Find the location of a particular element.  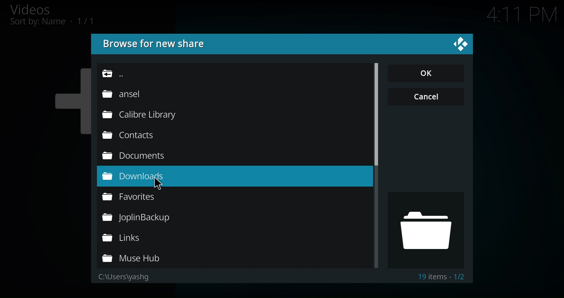

Videos, Sort by: Name • 1/1 is located at coordinates (62, 16).